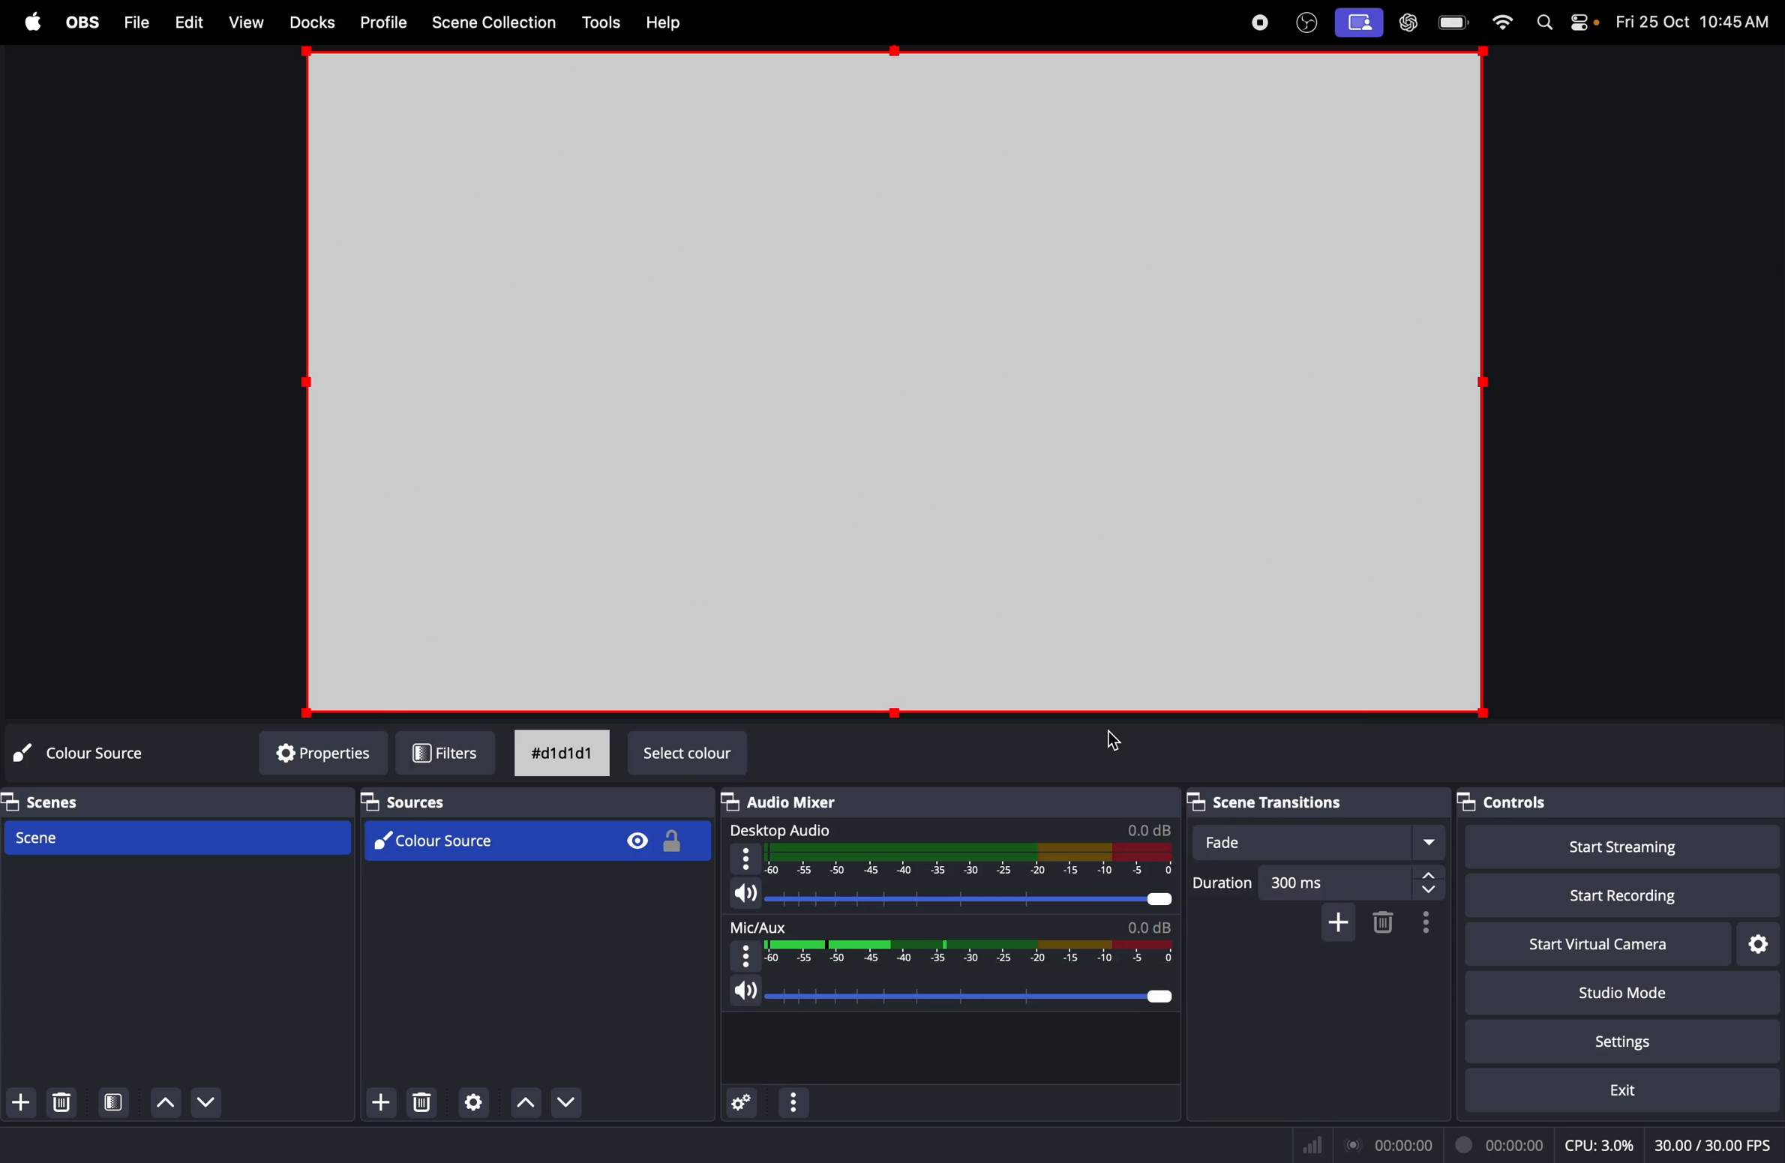 This screenshot has height=1163, width=1785. I want to click on Scene collection, so click(498, 21).